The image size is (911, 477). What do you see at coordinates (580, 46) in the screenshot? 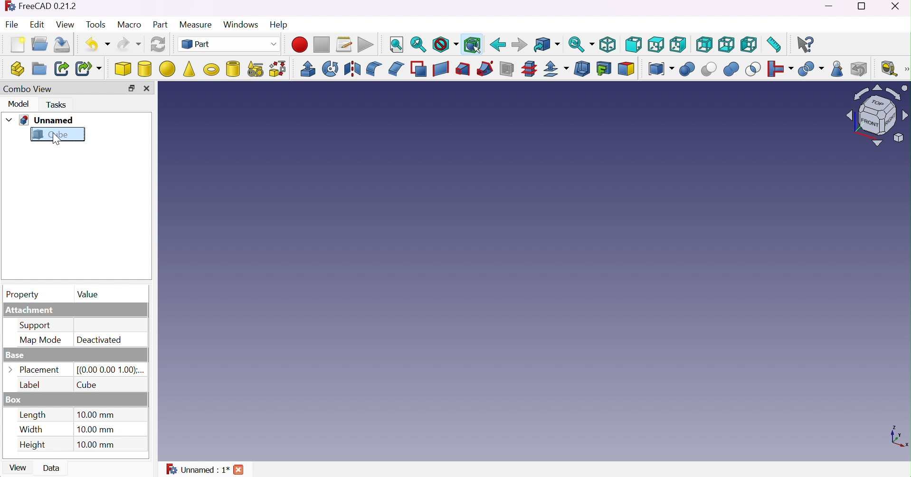
I see `Sync view` at bounding box center [580, 46].